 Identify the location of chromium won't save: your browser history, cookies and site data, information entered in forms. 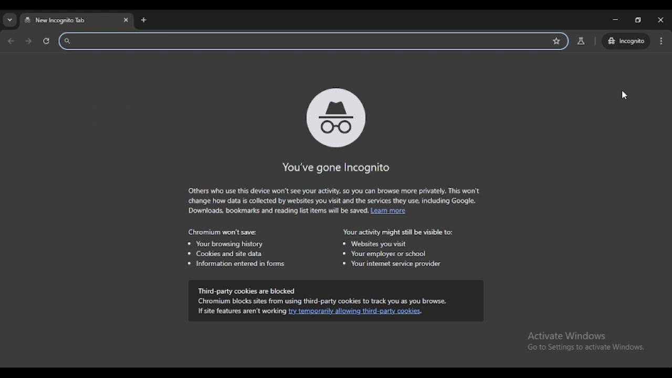
(235, 248).